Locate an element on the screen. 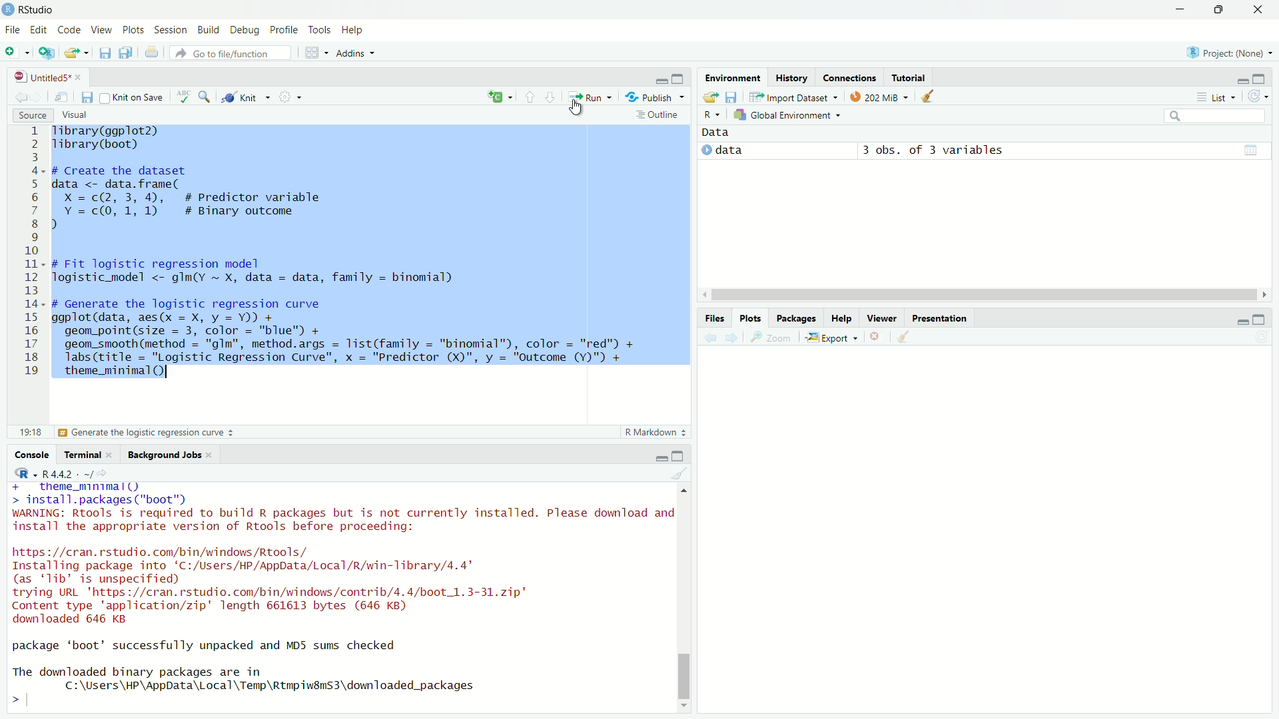  maximize is located at coordinates (677, 456).